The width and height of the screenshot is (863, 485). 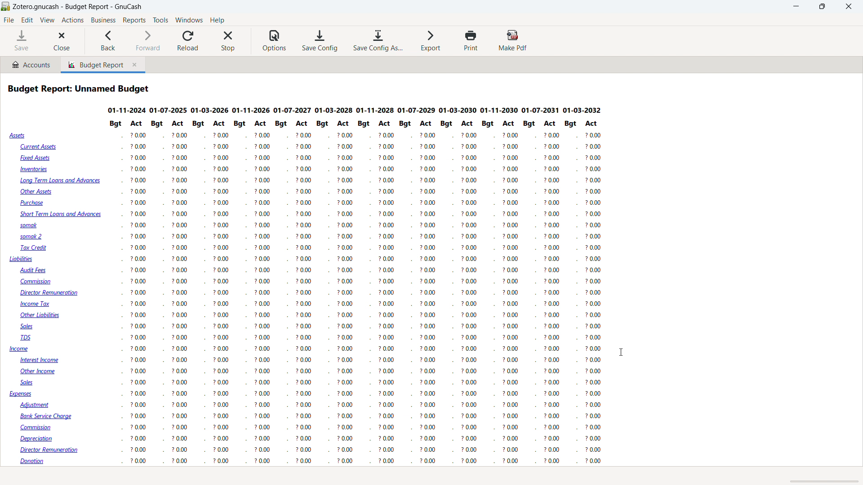 I want to click on edit, so click(x=27, y=20).